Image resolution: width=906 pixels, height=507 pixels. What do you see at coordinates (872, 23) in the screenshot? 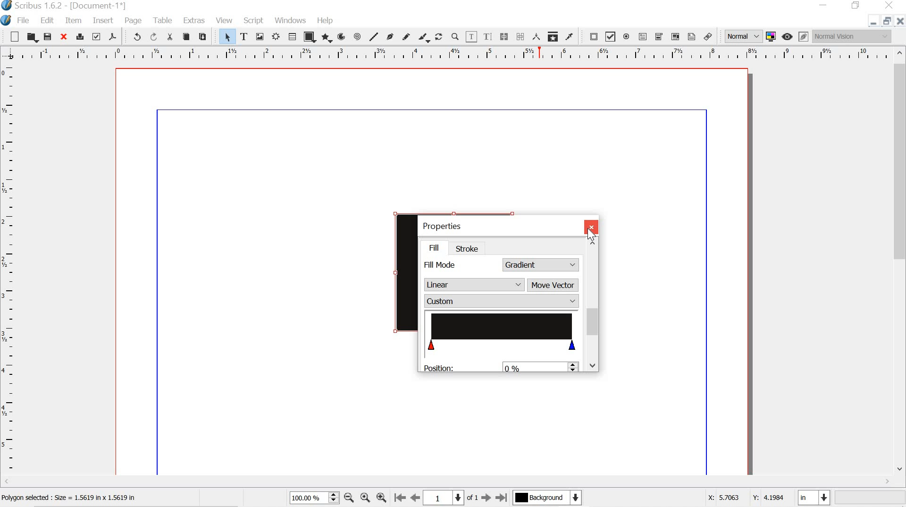
I see `minimize` at bounding box center [872, 23].